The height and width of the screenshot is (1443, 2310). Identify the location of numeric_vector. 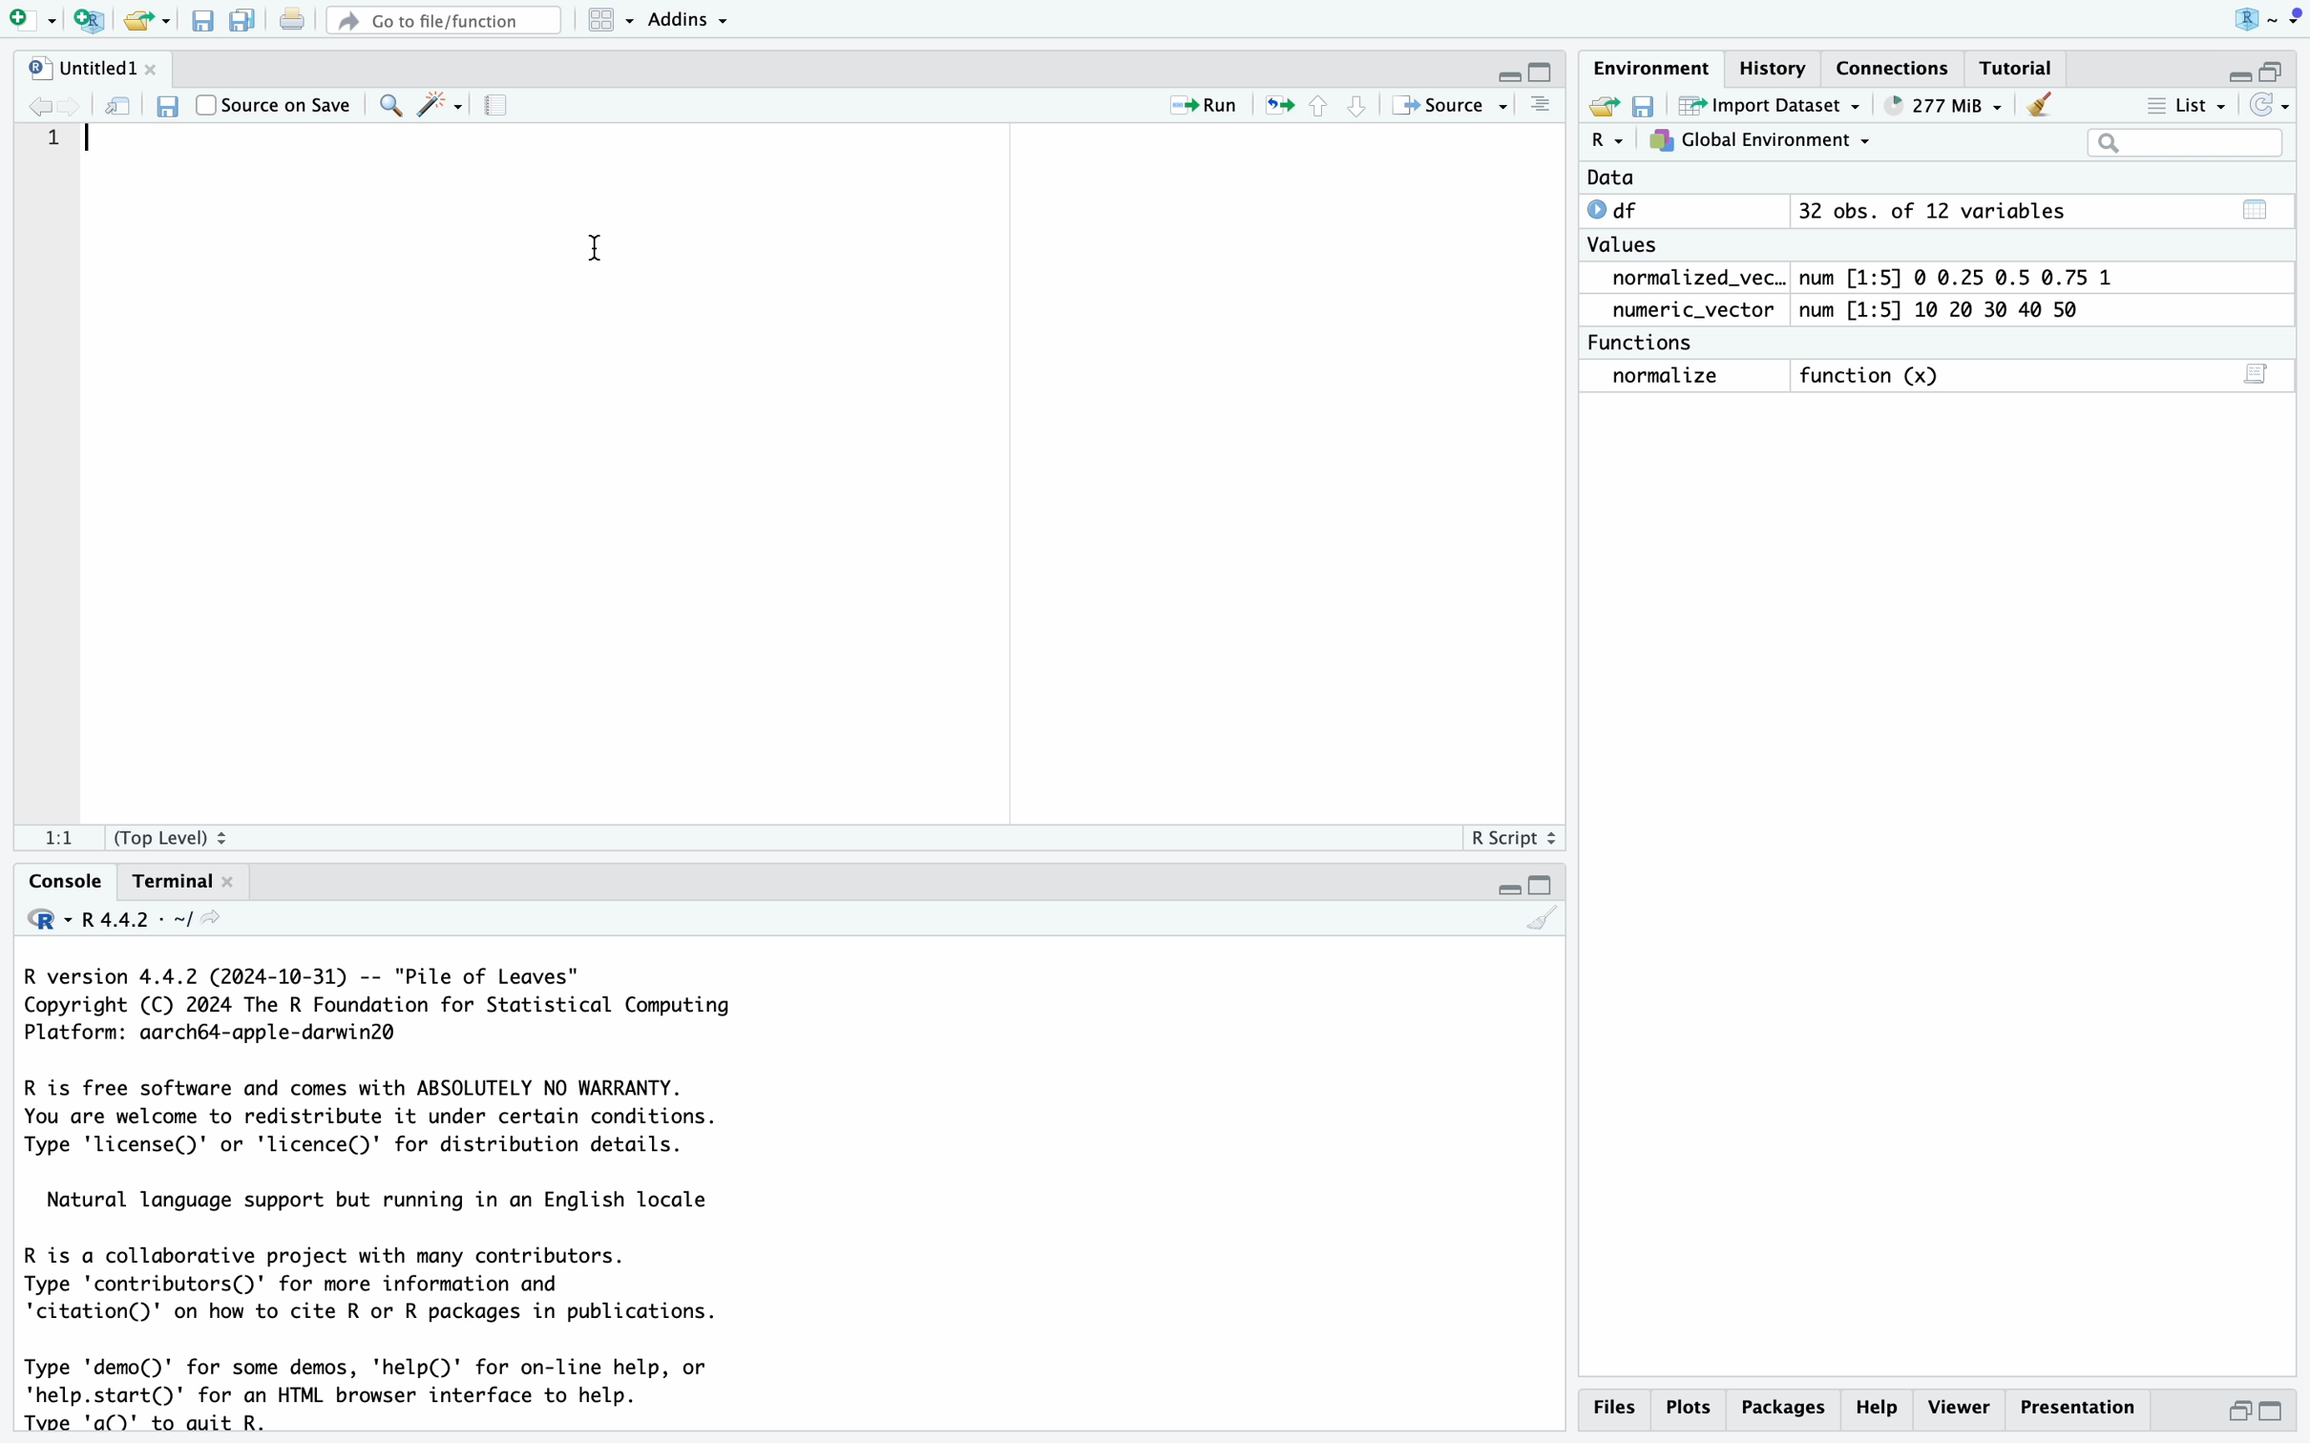
(1700, 310).